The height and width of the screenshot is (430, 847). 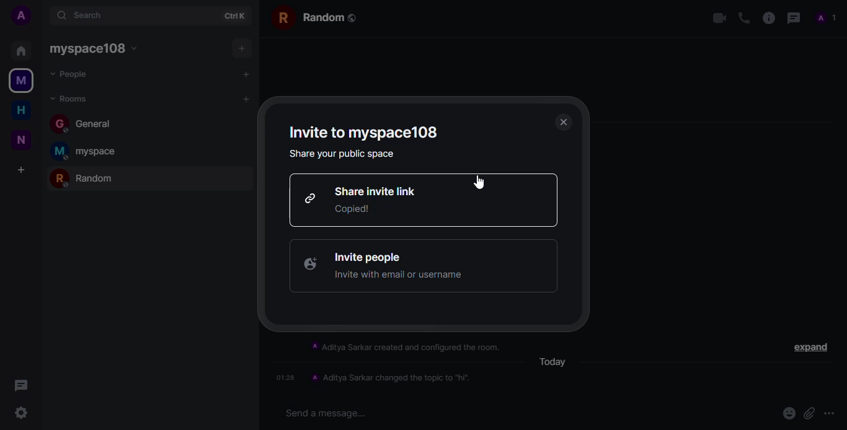 I want to click on add, so click(x=246, y=73).